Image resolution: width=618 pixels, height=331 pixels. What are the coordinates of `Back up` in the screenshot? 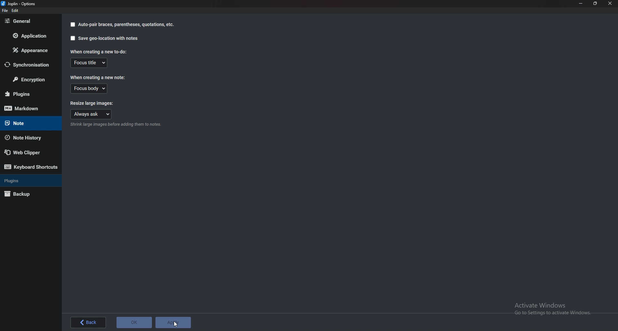 It's located at (24, 194).